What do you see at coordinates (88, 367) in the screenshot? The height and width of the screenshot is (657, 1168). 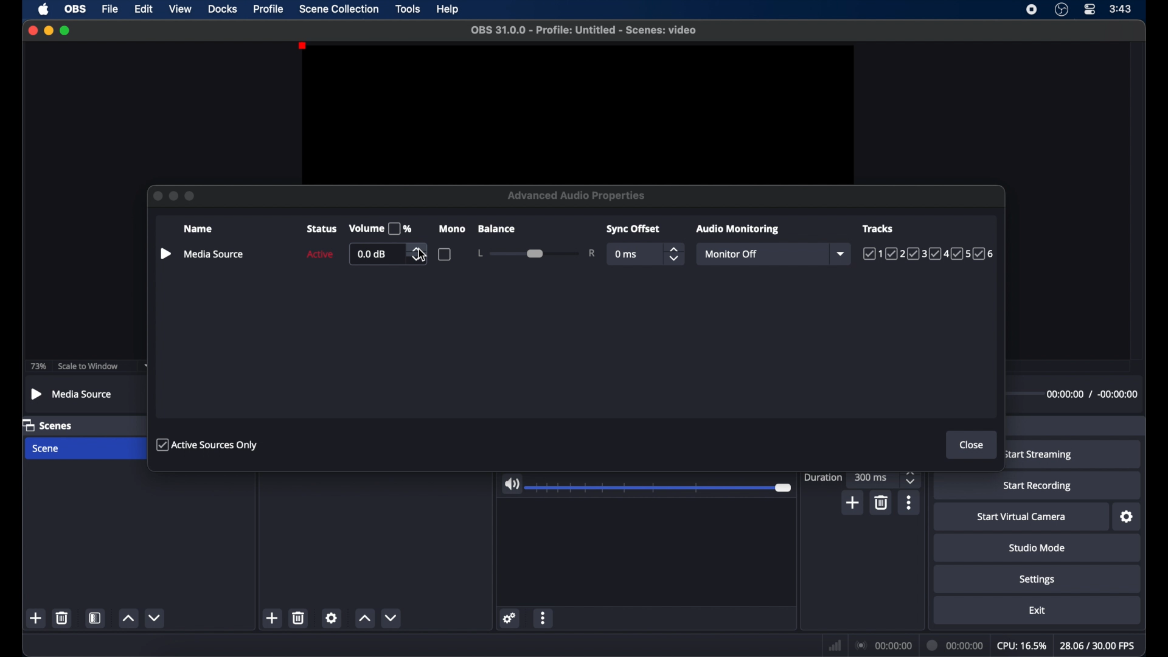 I see `scale  to window` at bounding box center [88, 367].